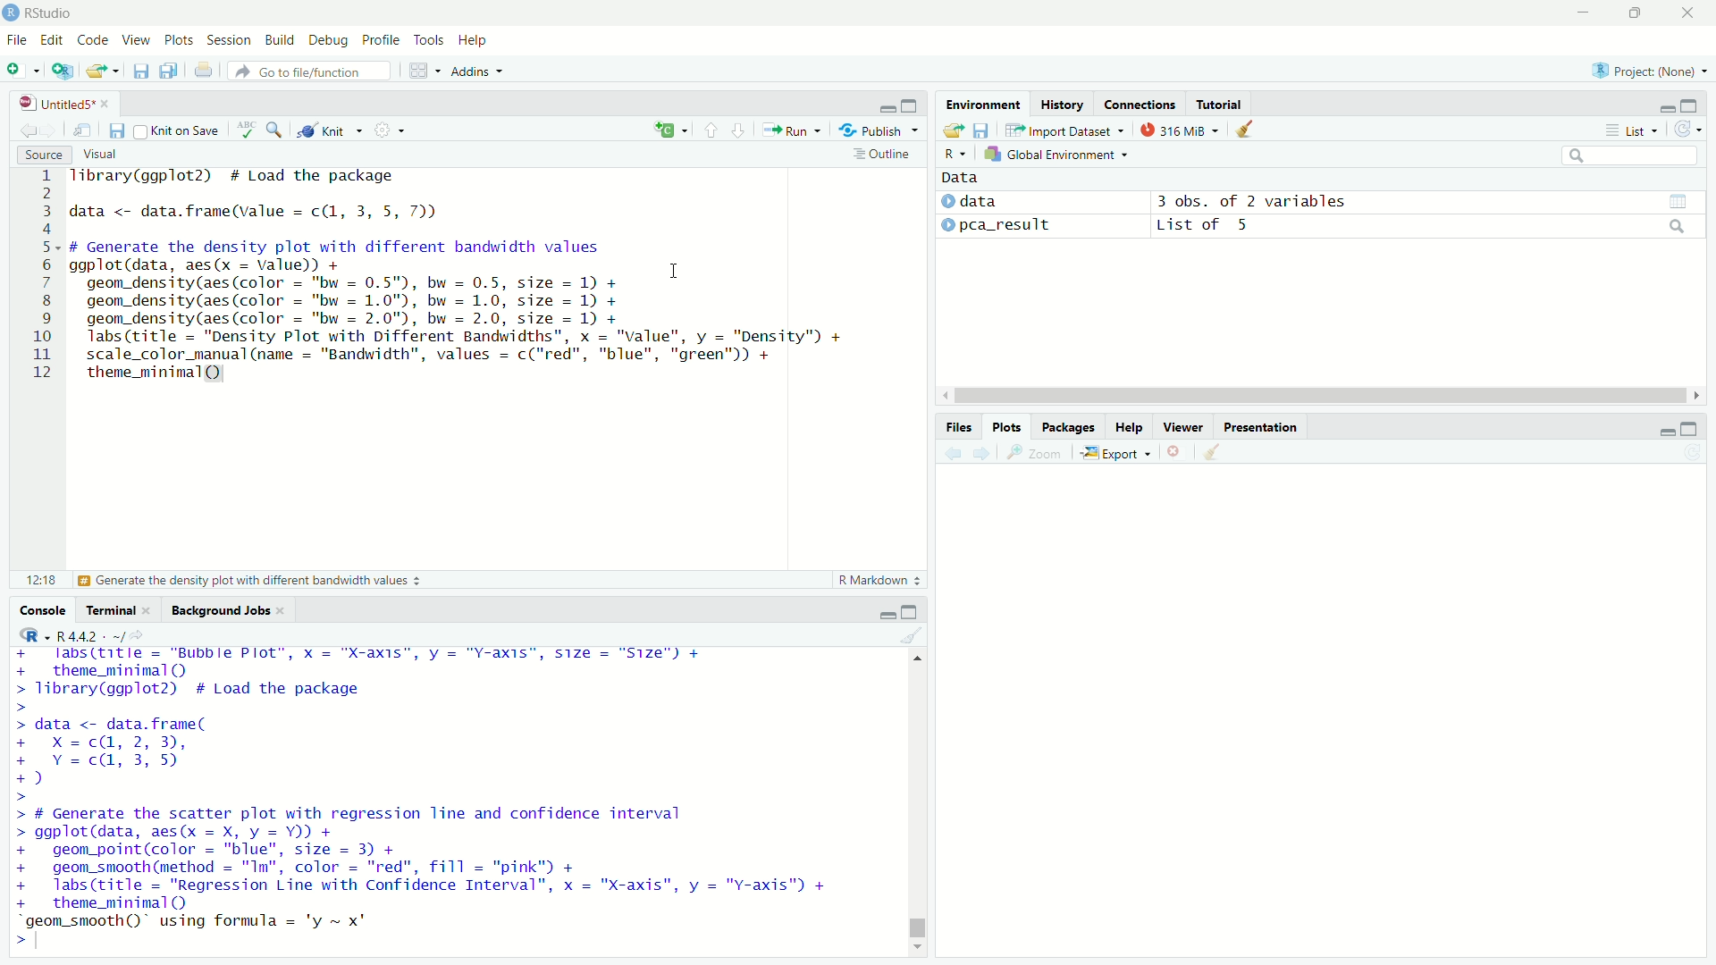 The width and height of the screenshot is (1716, 965). What do you see at coordinates (228, 39) in the screenshot?
I see `Session` at bounding box center [228, 39].